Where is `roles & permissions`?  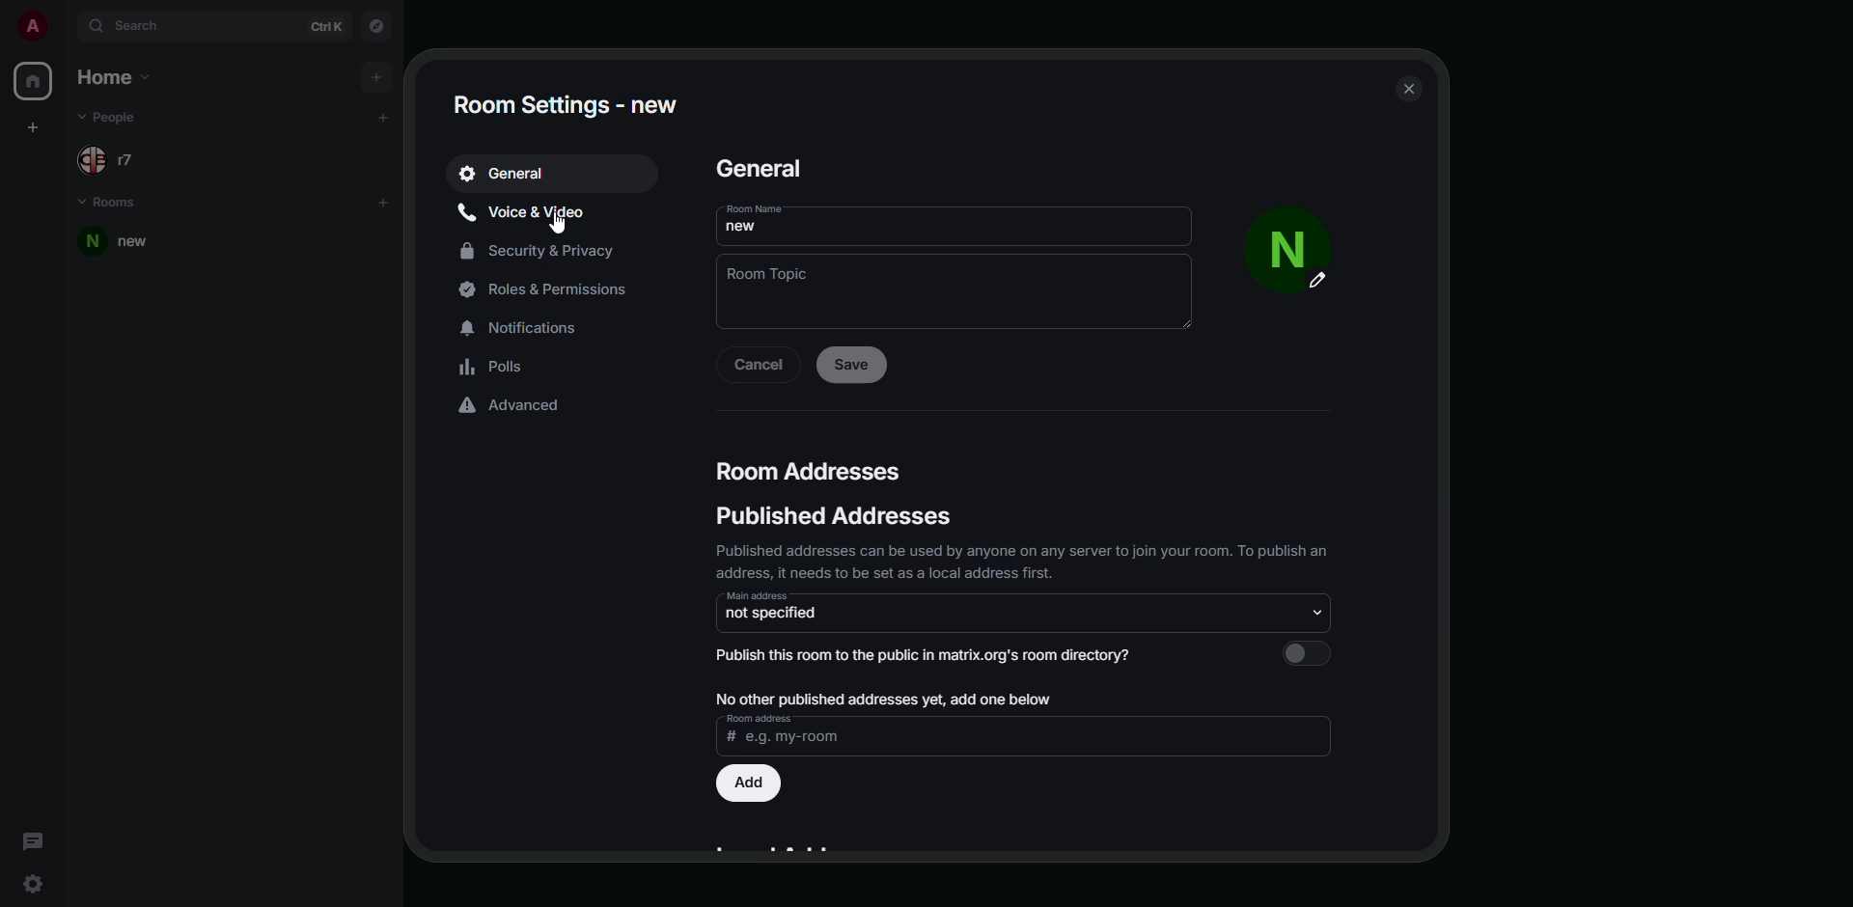
roles & permissions is located at coordinates (558, 292).